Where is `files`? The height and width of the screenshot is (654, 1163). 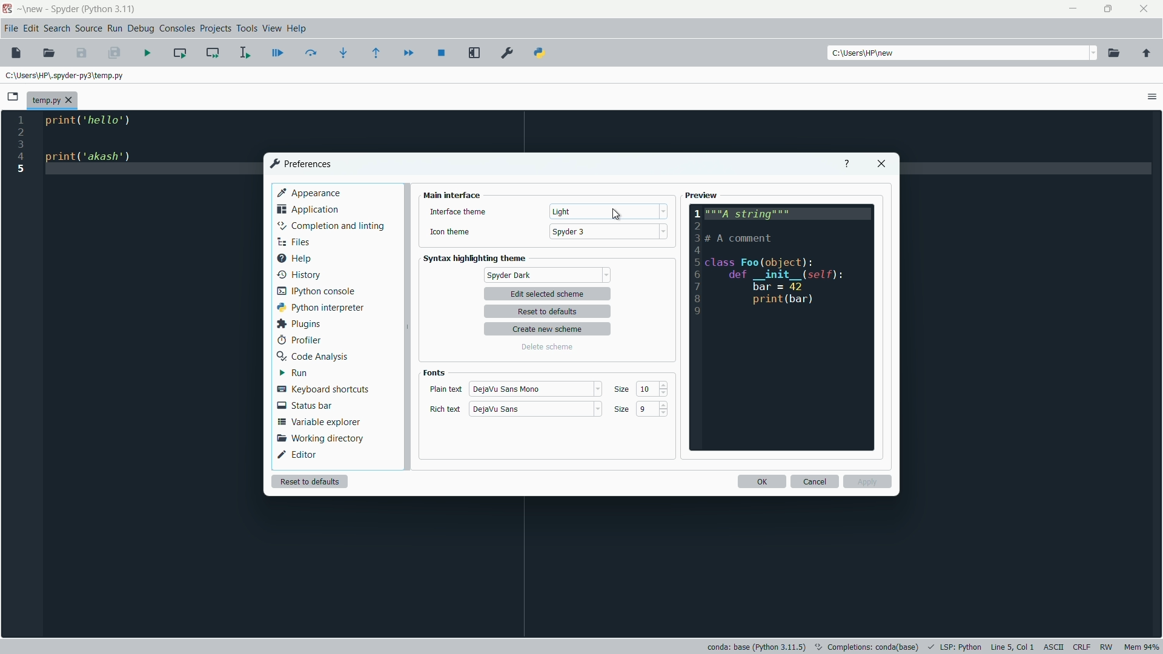 files is located at coordinates (292, 242).